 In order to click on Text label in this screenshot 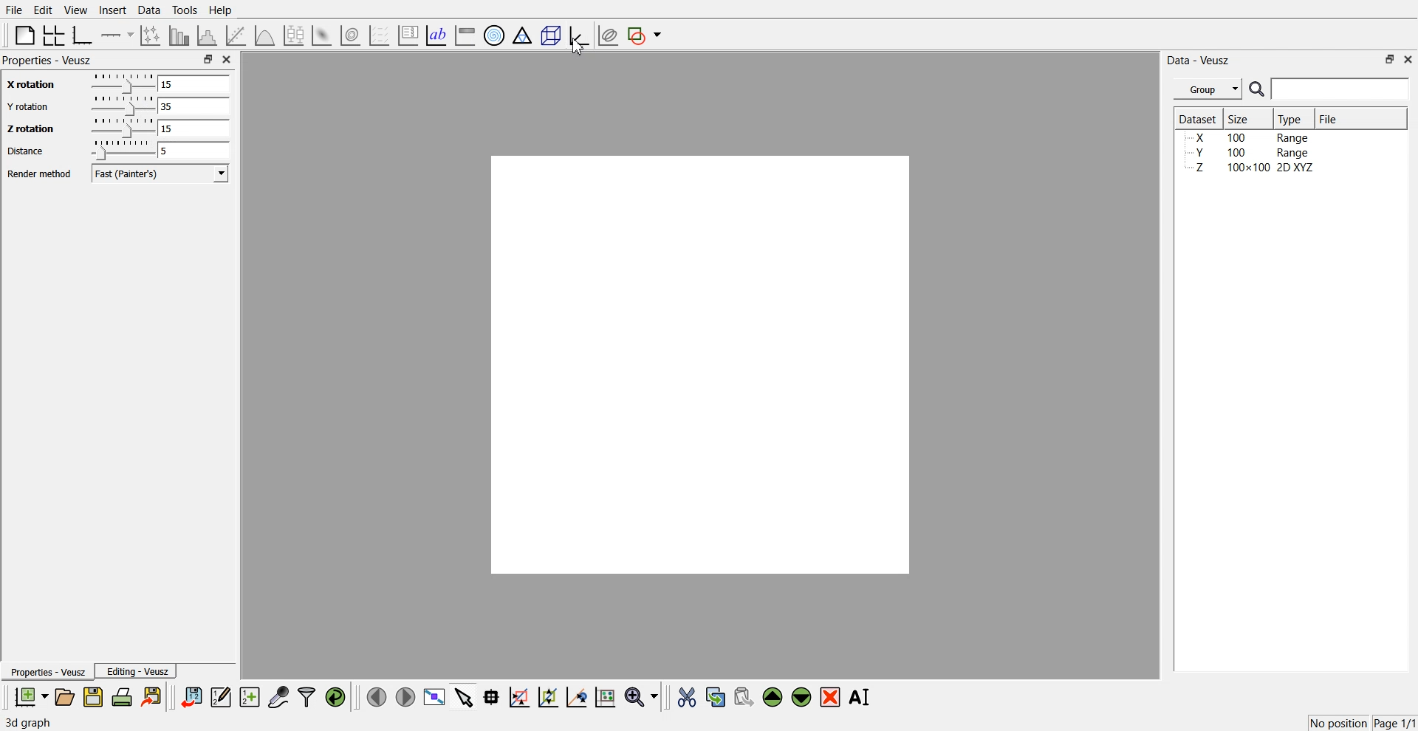, I will do `click(436, 35)`.